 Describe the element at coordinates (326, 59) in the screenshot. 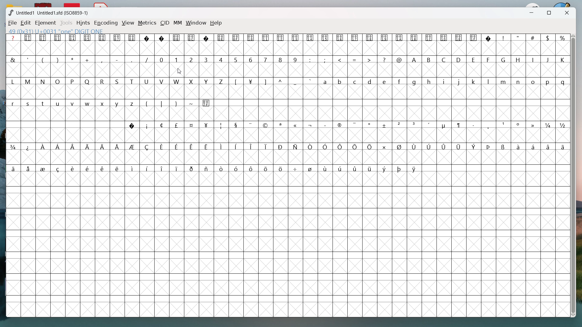

I see `;` at that location.